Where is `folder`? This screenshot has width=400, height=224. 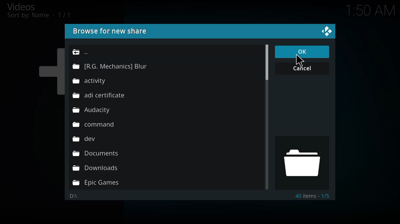
folder is located at coordinates (95, 167).